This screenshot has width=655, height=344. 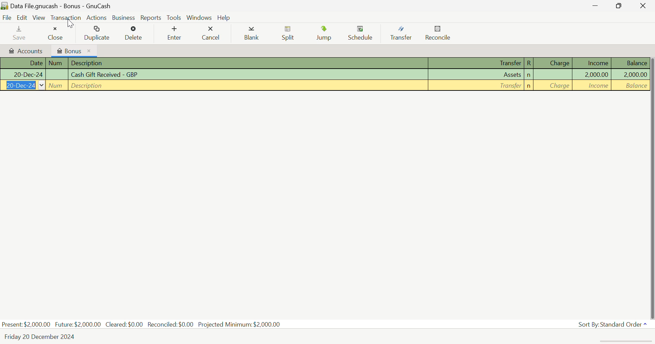 What do you see at coordinates (249, 63) in the screenshot?
I see `Description` at bounding box center [249, 63].